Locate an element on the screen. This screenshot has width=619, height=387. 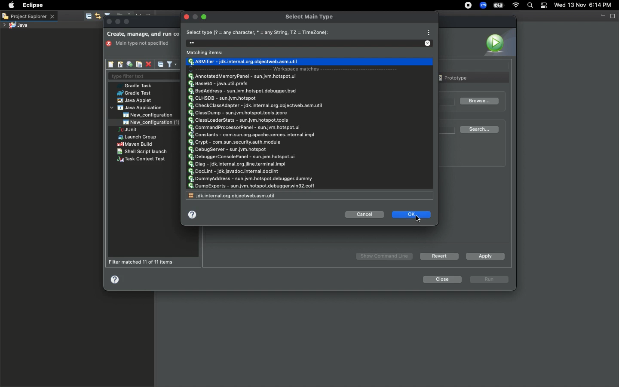
Filter launch configurations is located at coordinates (172, 64).